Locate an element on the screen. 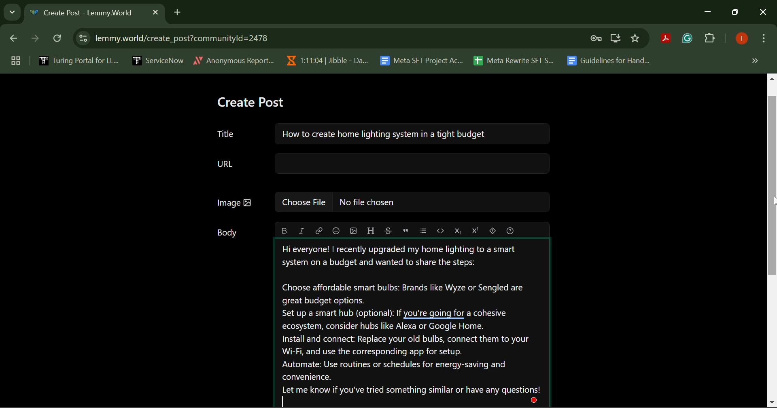 Image resolution: width=777 pixels, height=408 pixels. upload image is located at coordinates (354, 231).